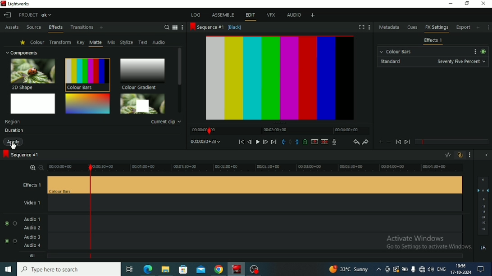  I want to click on Video 1, so click(45, 204).